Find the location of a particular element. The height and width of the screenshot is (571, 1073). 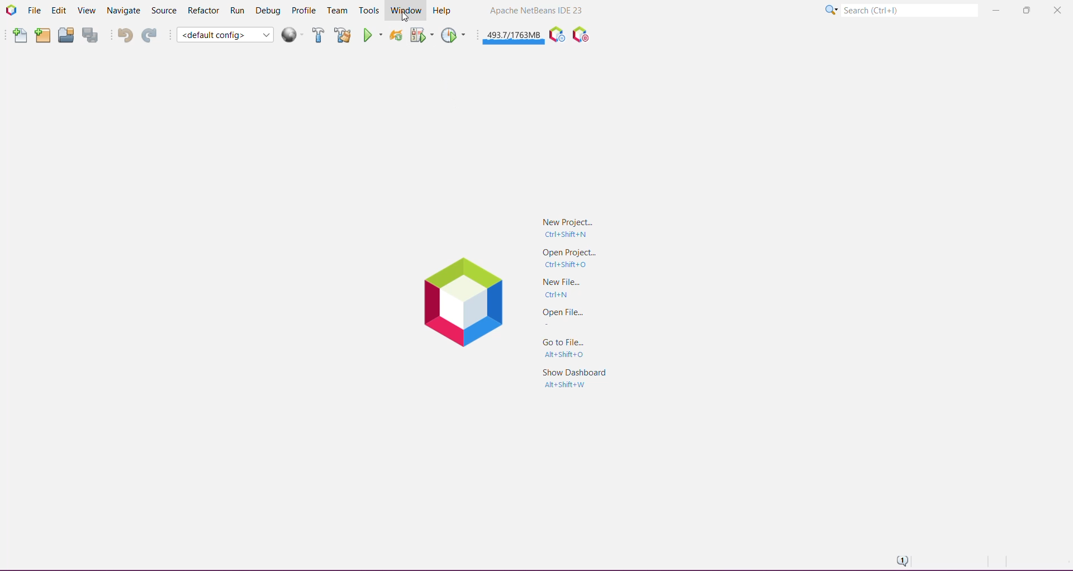

Open Project is located at coordinates (65, 35).